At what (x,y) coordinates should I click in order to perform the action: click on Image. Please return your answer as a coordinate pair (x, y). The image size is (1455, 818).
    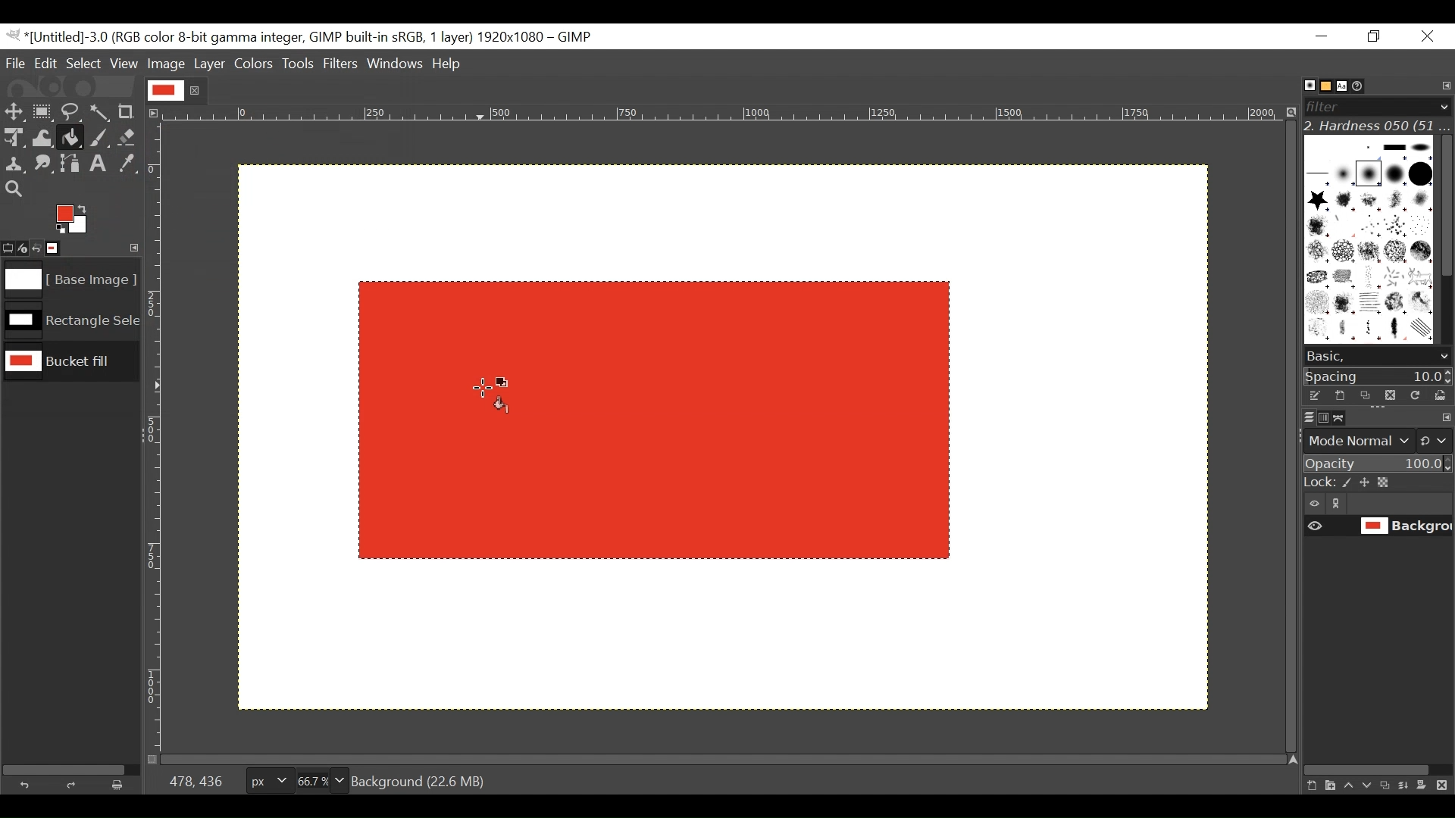
    Looking at the image, I should click on (65, 279).